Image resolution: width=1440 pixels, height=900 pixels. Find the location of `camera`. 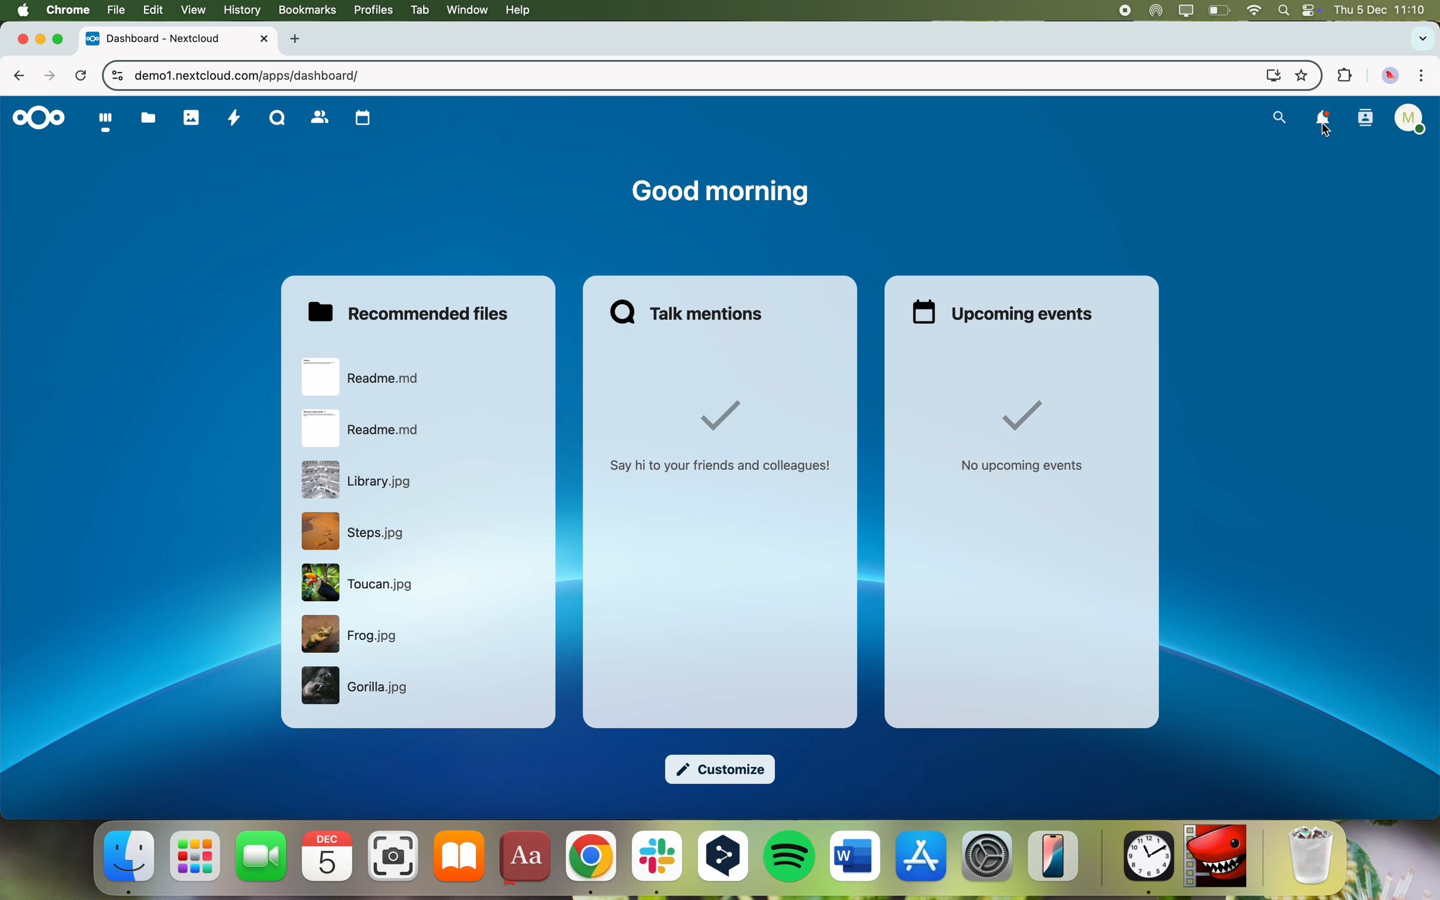

camera is located at coordinates (394, 856).